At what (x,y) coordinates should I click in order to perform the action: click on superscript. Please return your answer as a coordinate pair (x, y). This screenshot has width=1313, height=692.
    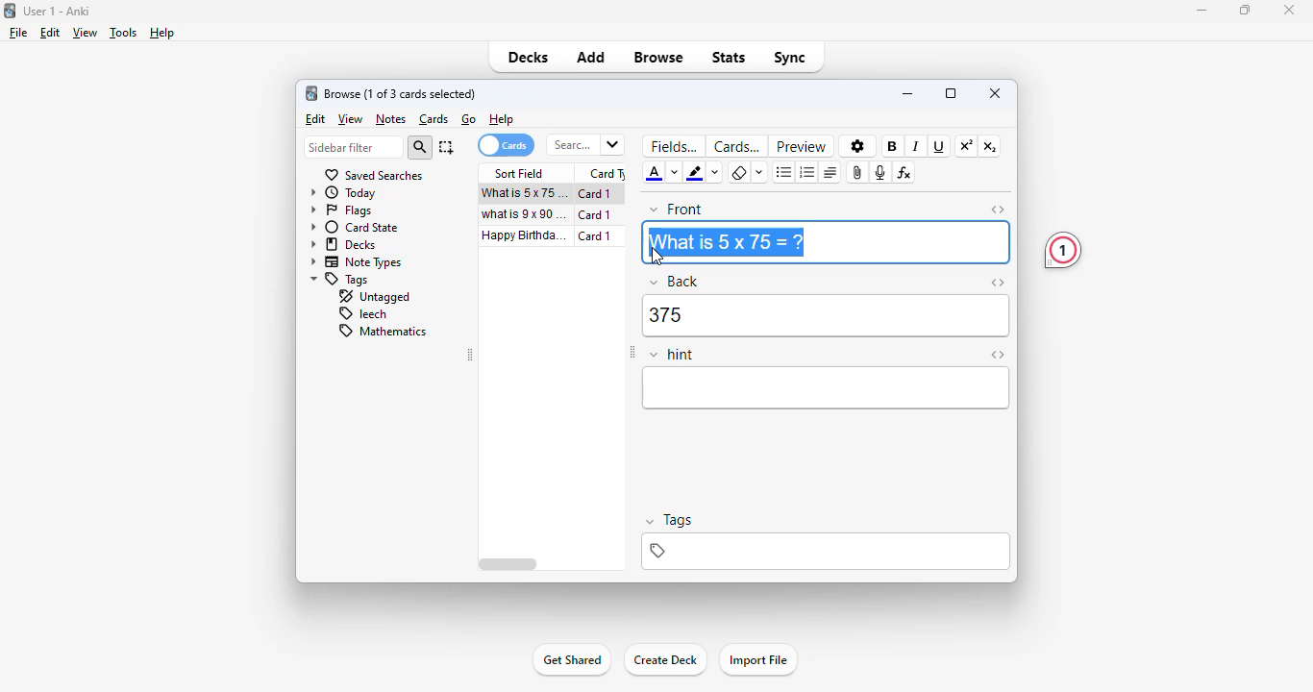
    Looking at the image, I should click on (967, 146).